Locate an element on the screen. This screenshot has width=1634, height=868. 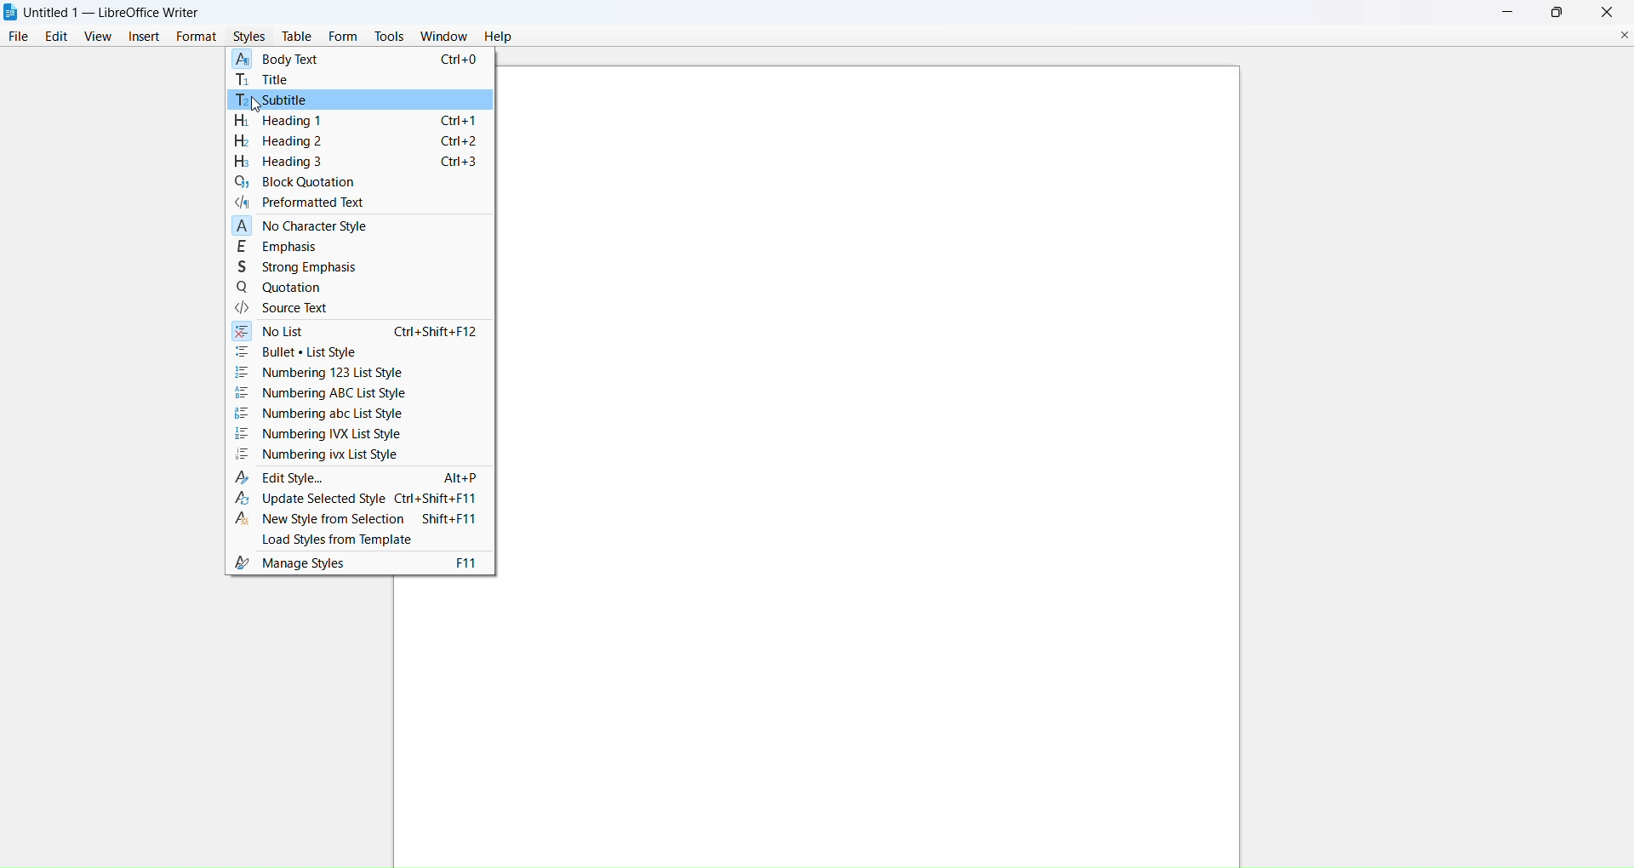
window is located at coordinates (445, 37).